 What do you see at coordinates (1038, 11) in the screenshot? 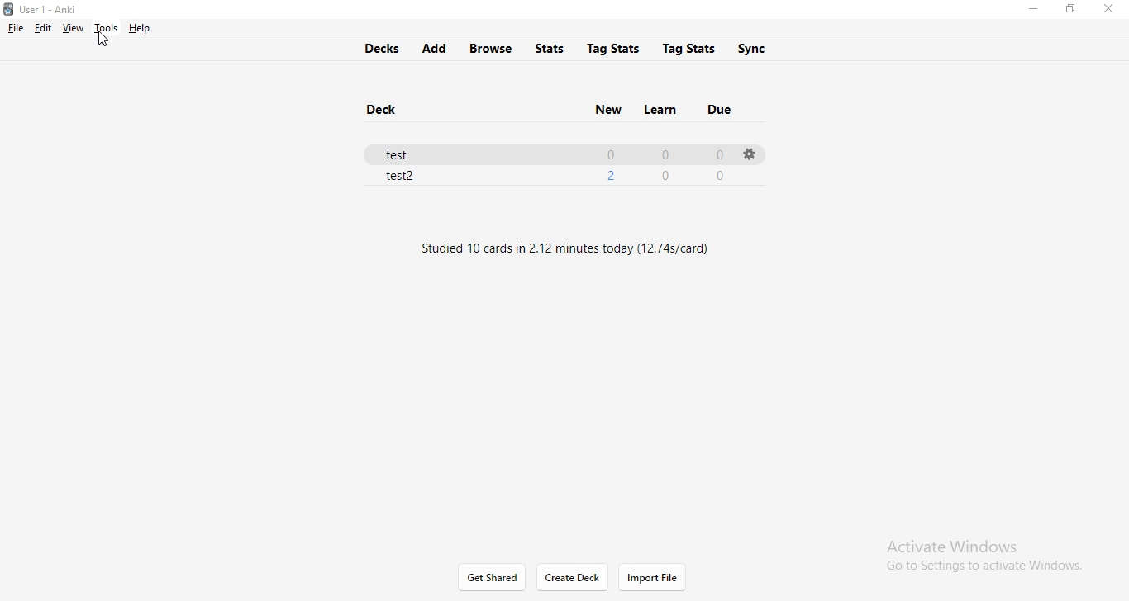
I see `minimise` at bounding box center [1038, 11].